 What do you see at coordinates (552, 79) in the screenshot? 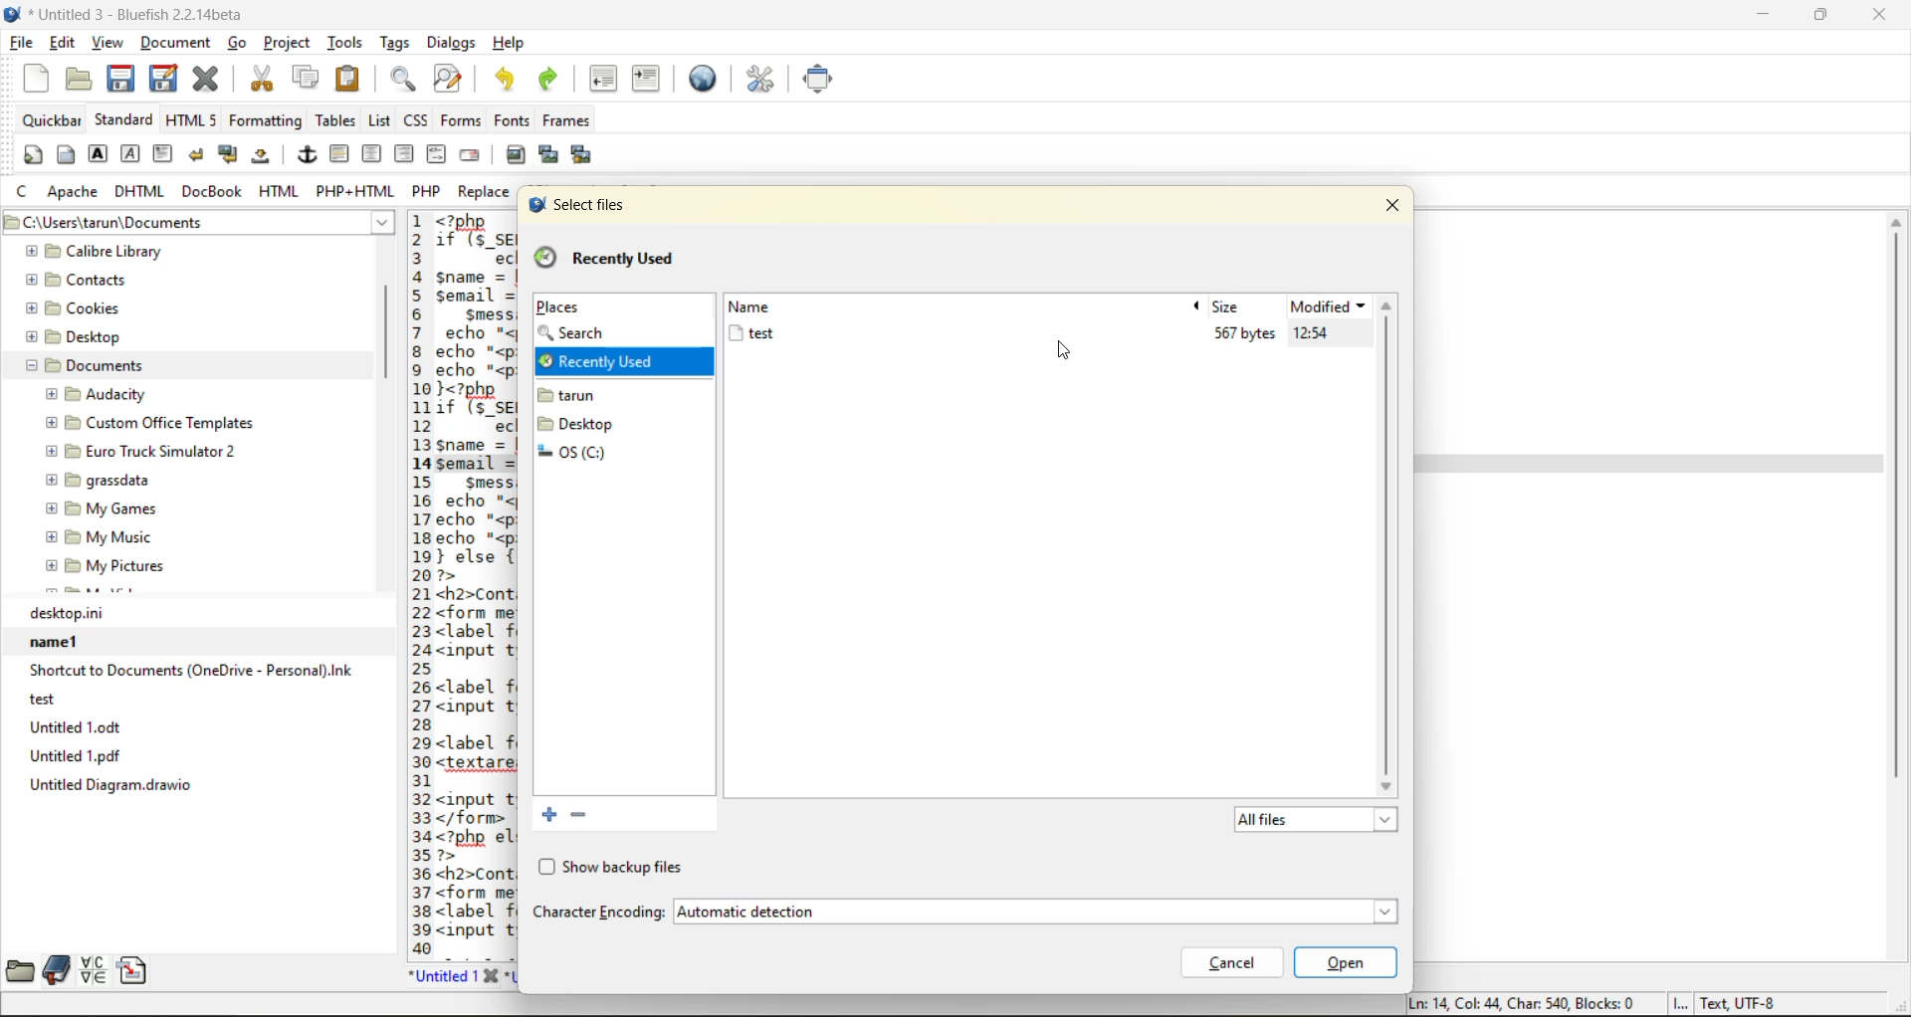
I see `redo` at bounding box center [552, 79].